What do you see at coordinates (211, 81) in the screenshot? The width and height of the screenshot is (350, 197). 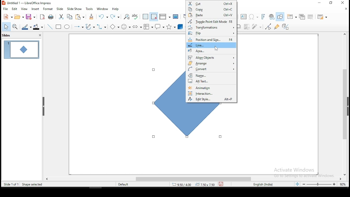 I see `alt text` at bounding box center [211, 81].